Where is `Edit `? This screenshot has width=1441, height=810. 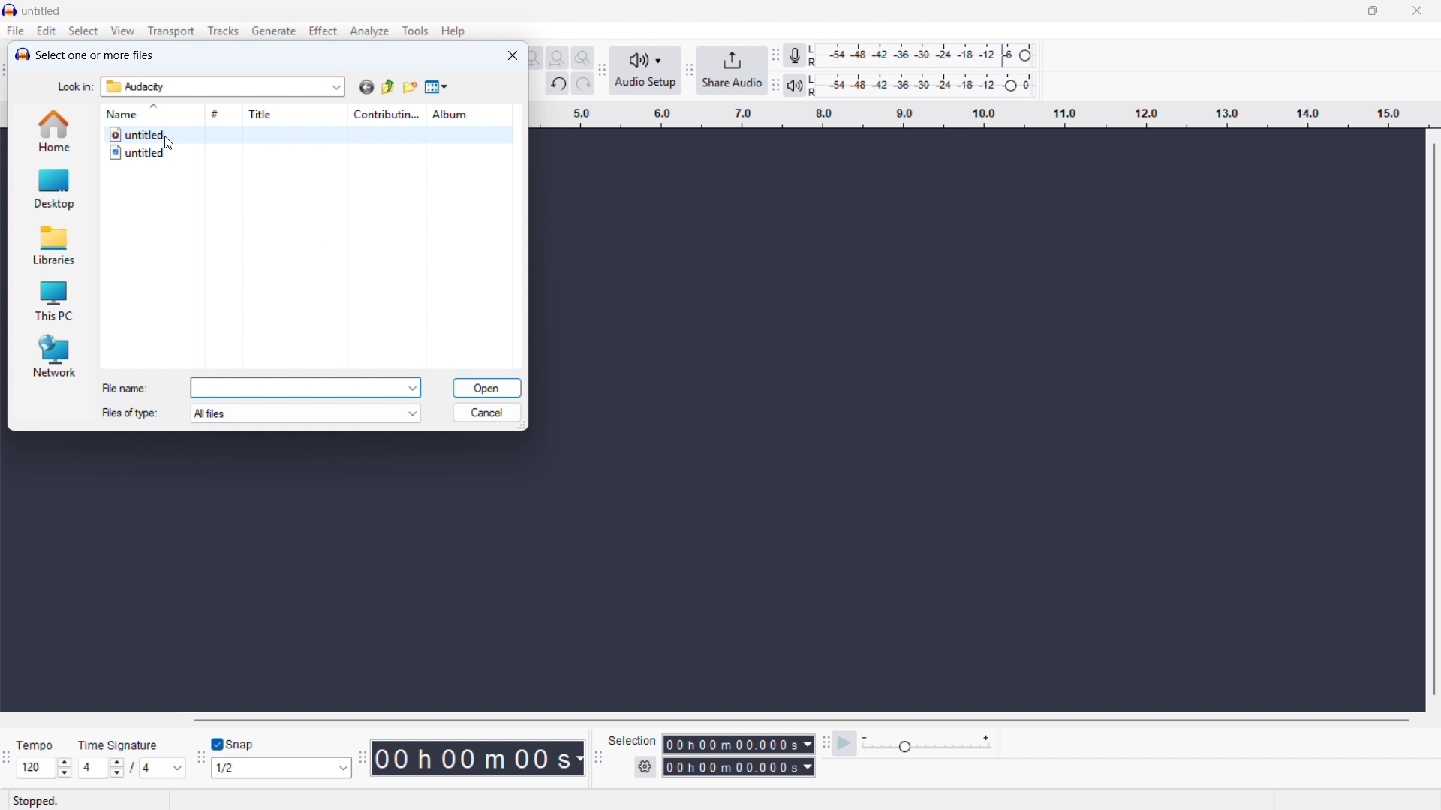 Edit  is located at coordinates (46, 31).